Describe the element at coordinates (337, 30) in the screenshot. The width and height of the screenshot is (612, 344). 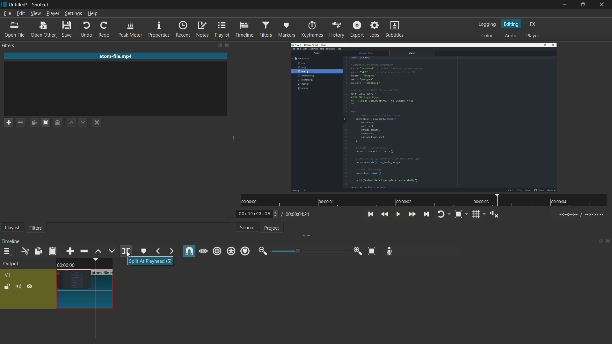
I see `history` at that location.